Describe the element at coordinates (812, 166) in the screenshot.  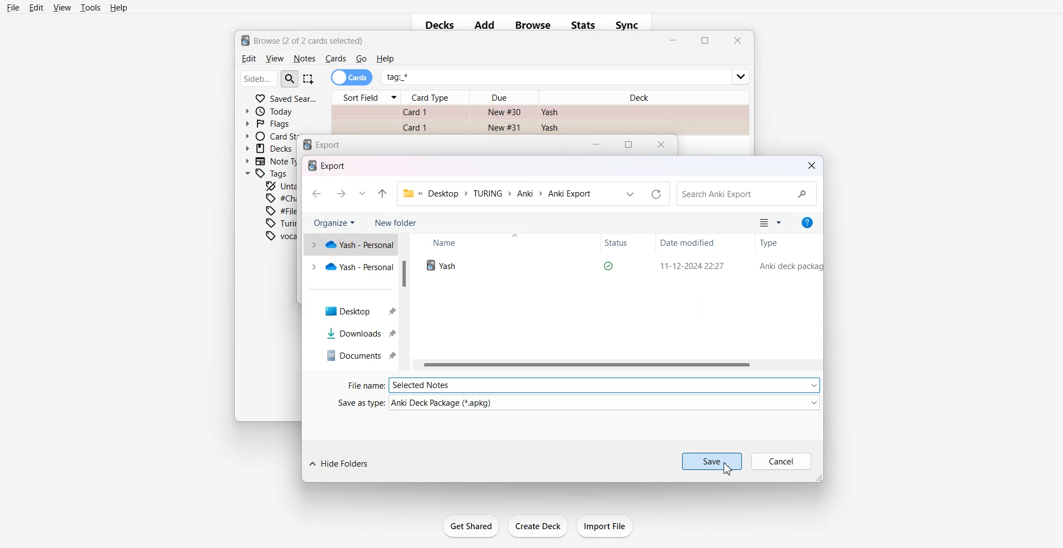
I see `Close` at that location.